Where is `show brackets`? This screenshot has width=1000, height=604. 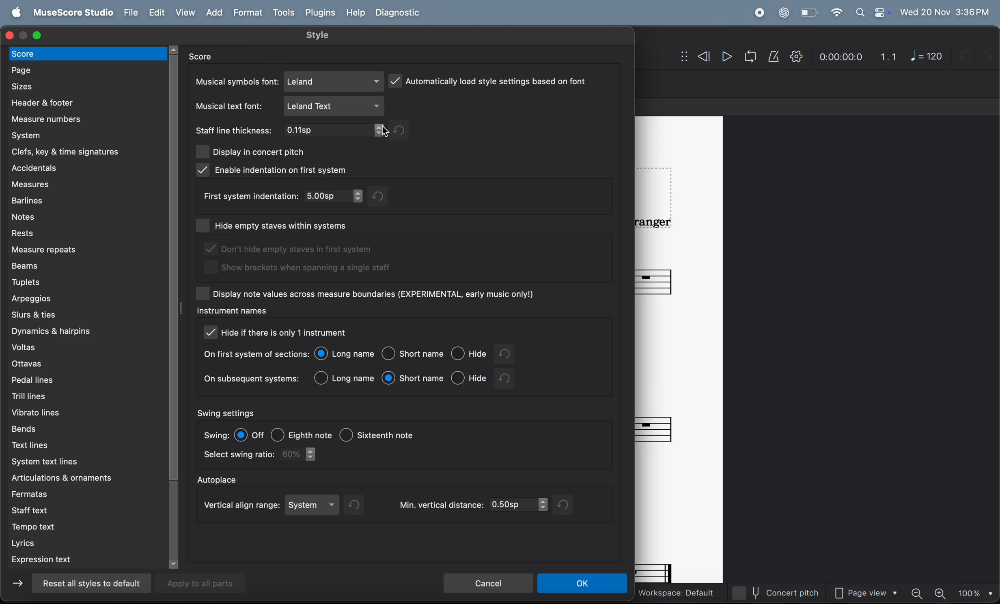
show brackets is located at coordinates (299, 270).